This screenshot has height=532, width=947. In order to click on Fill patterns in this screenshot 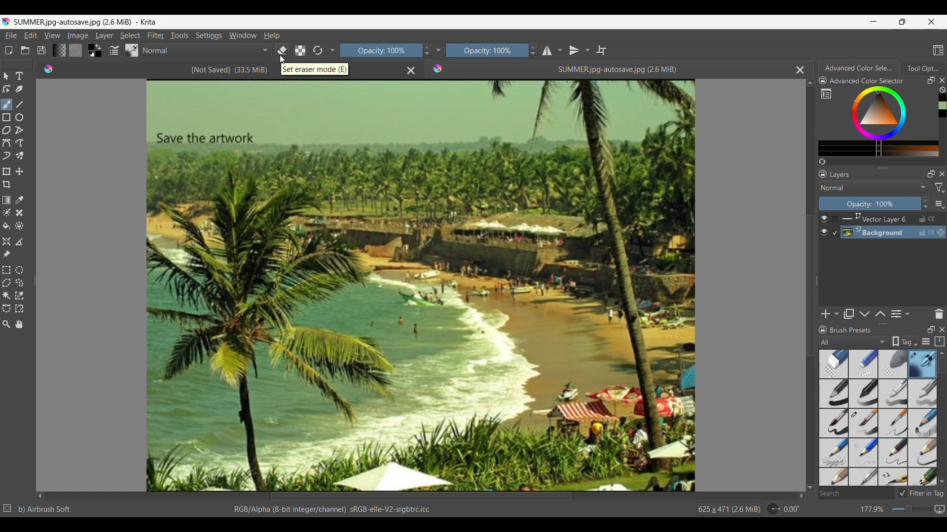, I will do `click(75, 50)`.